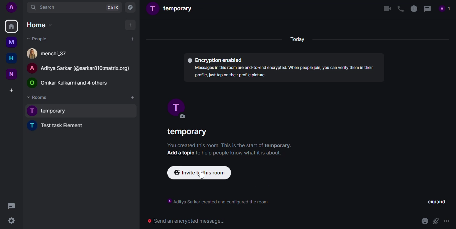  Describe the element at coordinates (69, 84) in the screenshot. I see `O Omar Kulkarni and 4 others` at that location.